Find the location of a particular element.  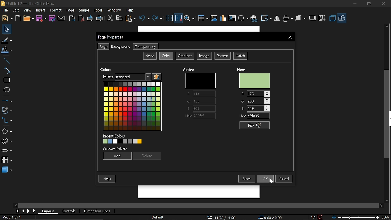

Insert table is located at coordinates (202, 19).